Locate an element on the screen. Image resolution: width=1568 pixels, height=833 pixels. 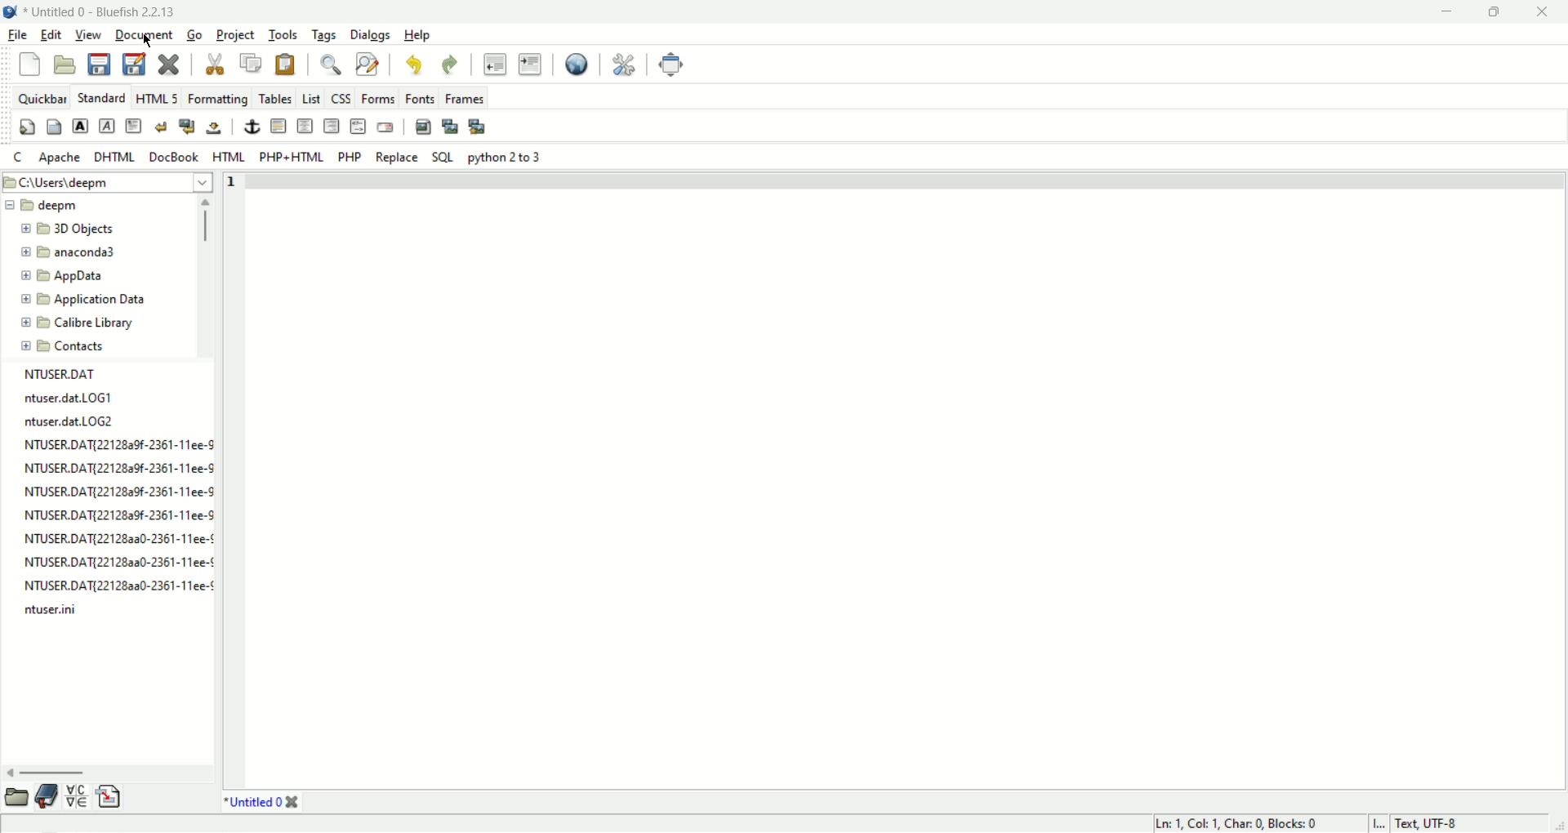
file path is located at coordinates (107, 182).